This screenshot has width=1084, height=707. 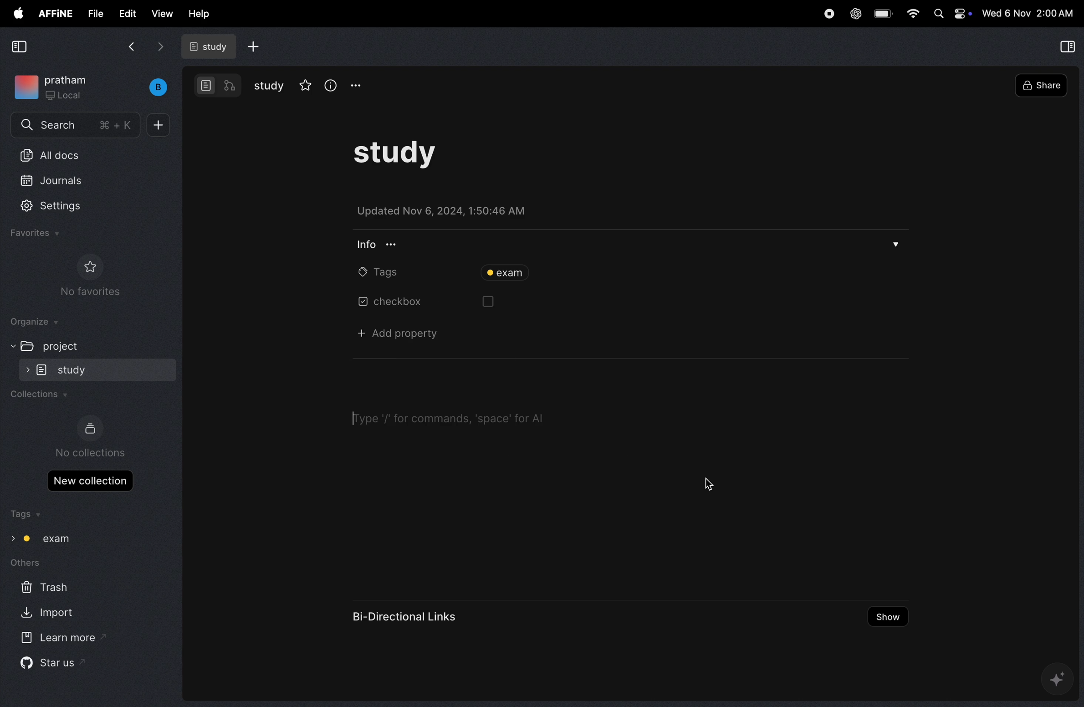 I want to click on share, so click(x=1041, y=84).